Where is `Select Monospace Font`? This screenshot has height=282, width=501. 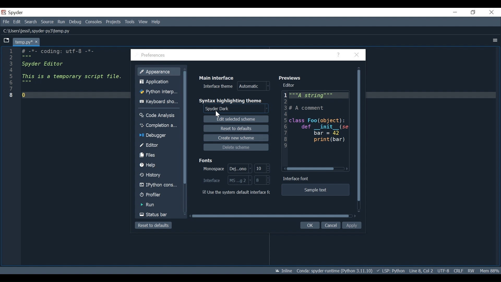 Select Monospace Font is located at coordinates (226, 168).